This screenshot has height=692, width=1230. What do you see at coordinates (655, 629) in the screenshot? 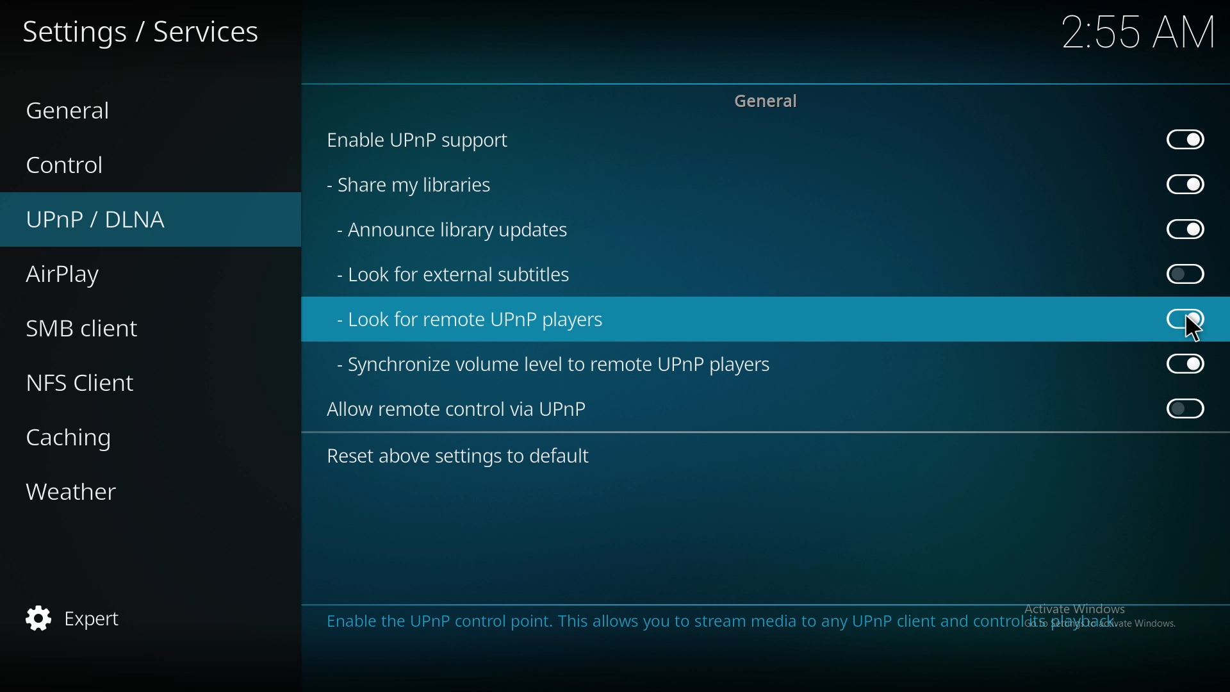
I see `Enable the UPnP control point. This allows you to stream media to any UPnP client and control` at bounding box center [655, 629].